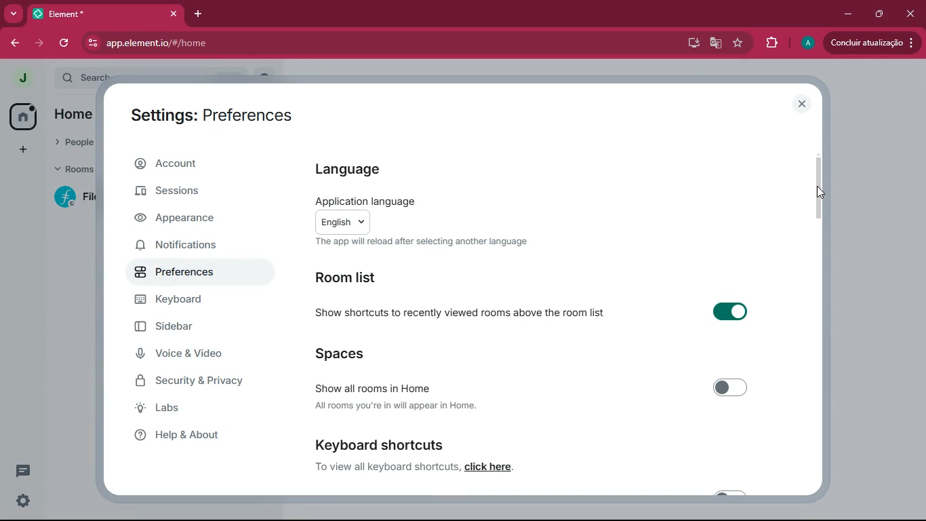  I want to click on forward, so click(41, 43).